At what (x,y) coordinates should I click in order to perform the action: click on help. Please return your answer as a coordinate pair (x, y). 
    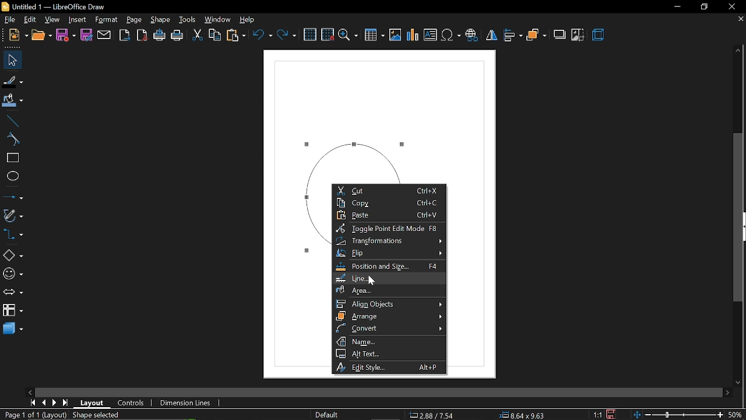
    Looking at the image, I should click on (247, 19).